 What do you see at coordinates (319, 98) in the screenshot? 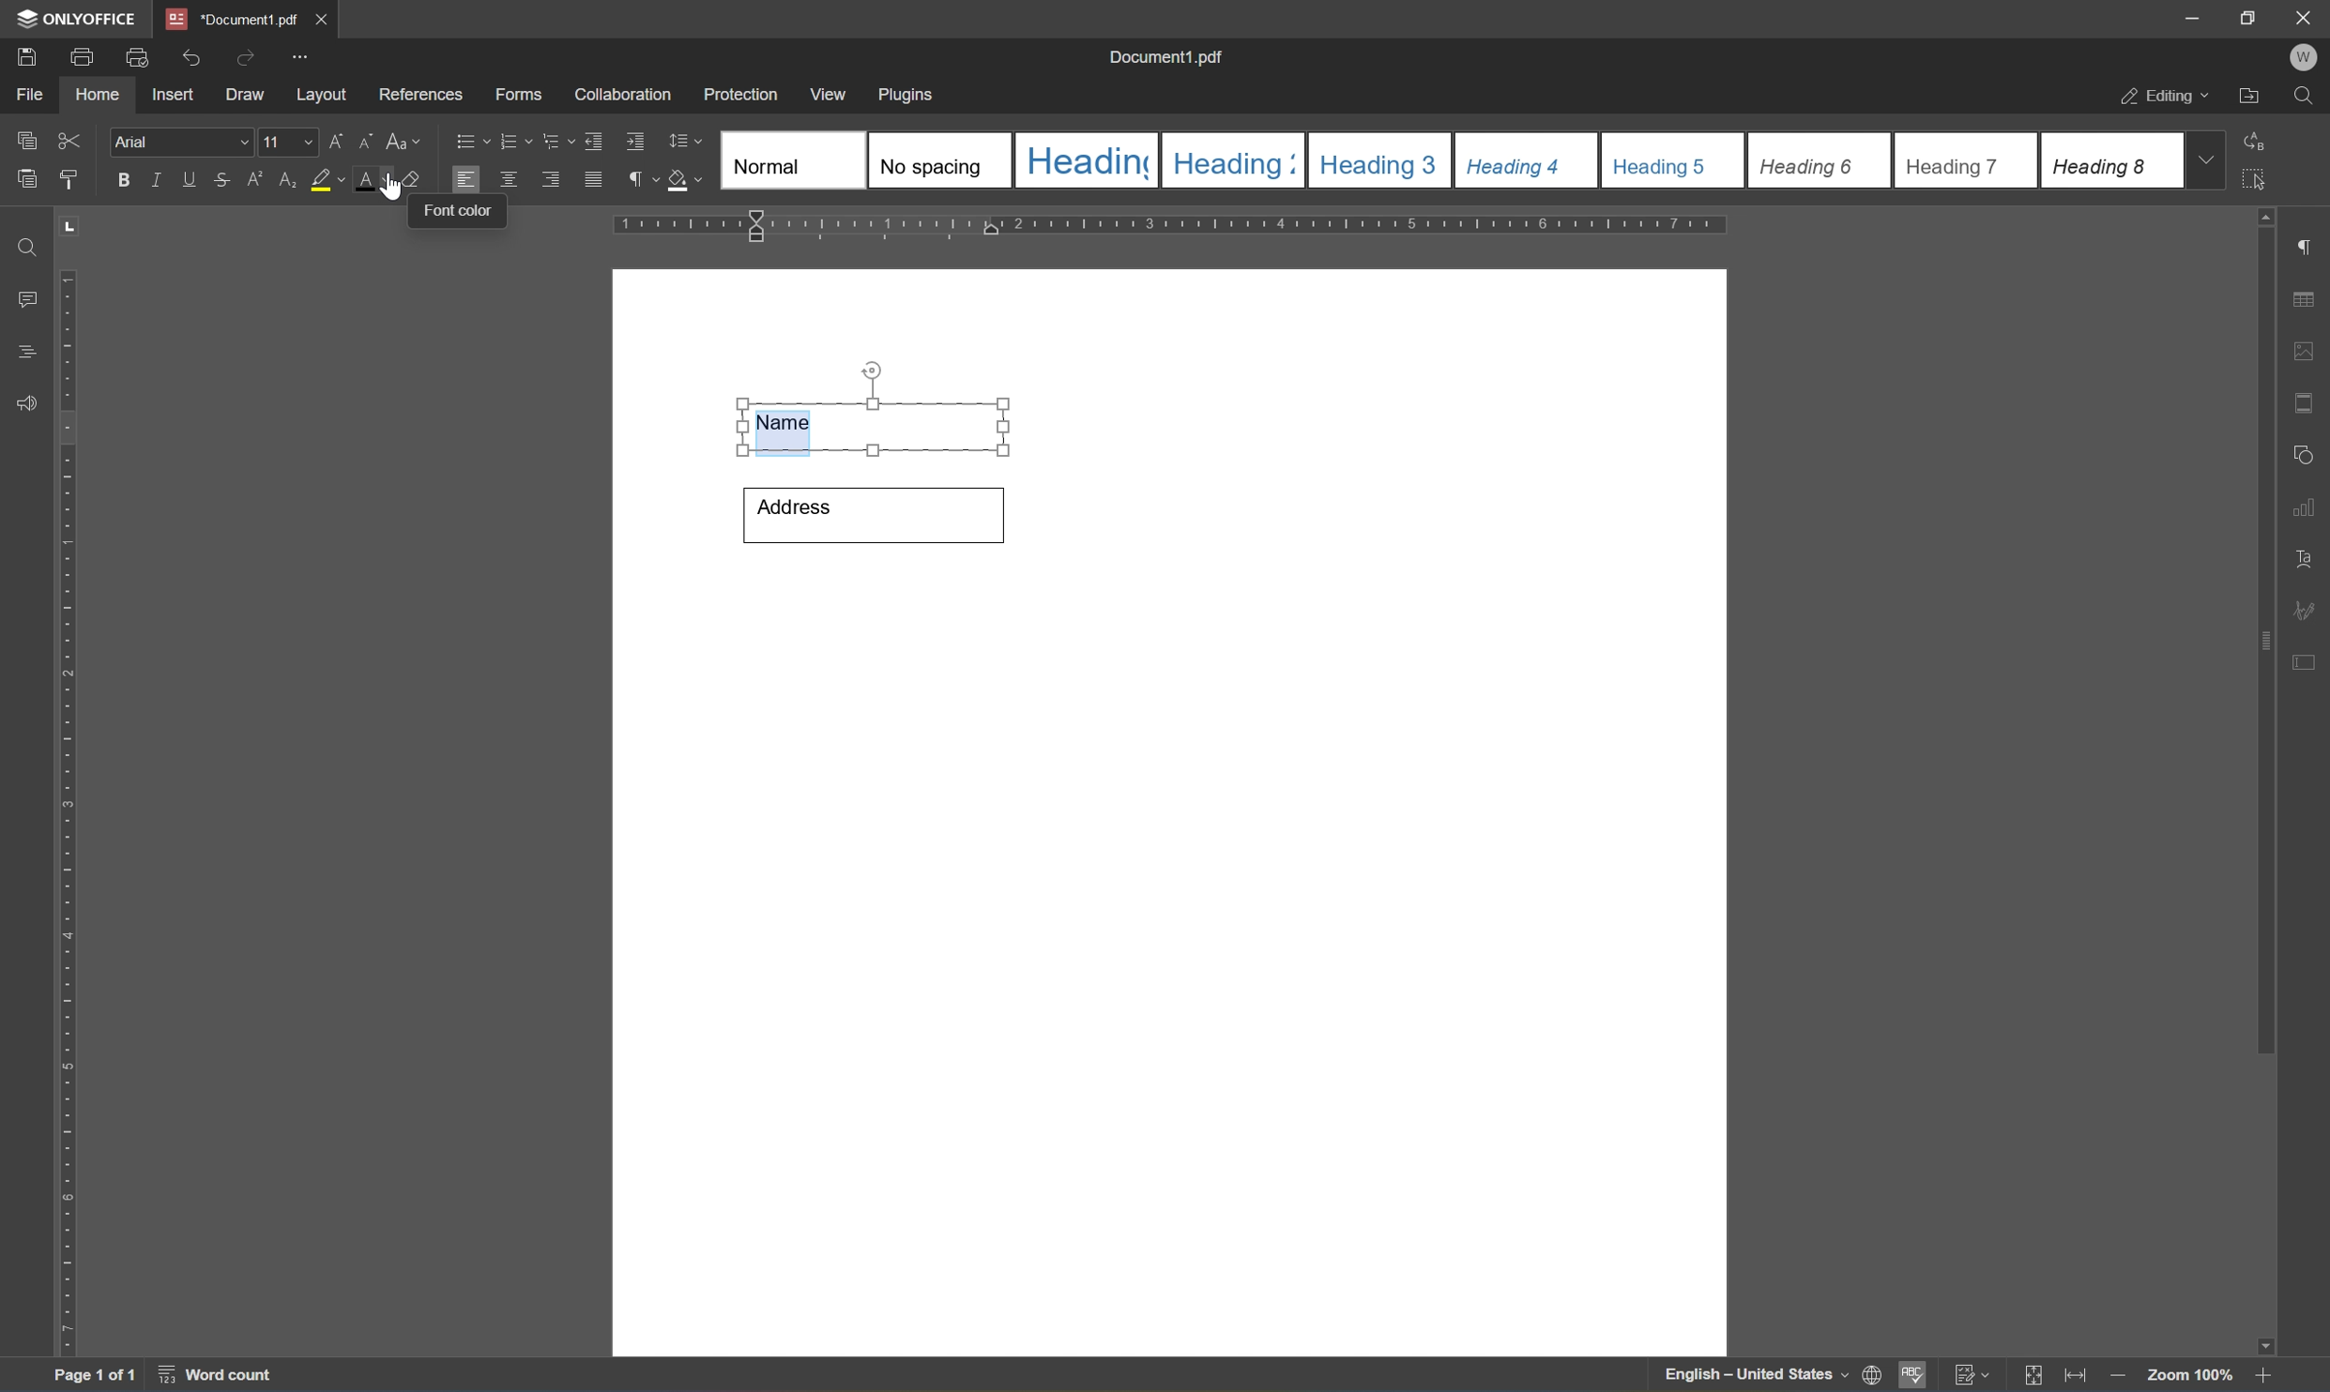
I see `layout` at bounding box center [319, 98].